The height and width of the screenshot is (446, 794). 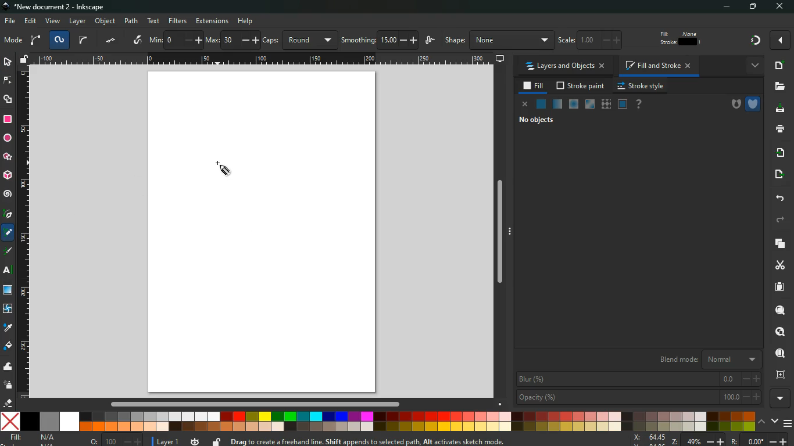 What do you see at coordinates (34, 438) in the screenshot?
I see `fill` at bounding box center [34, 438].